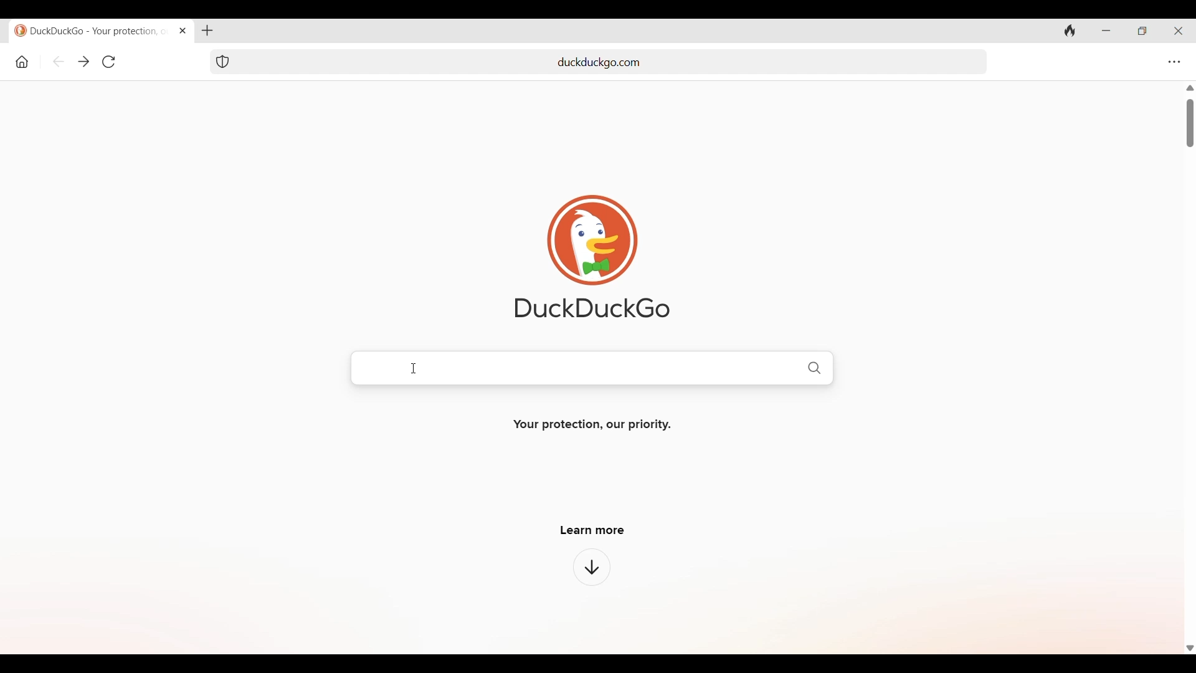  What do you see at coordinates (59, 61) in the screenshot?
I see `Go backward` at bounding box center [59, 61].